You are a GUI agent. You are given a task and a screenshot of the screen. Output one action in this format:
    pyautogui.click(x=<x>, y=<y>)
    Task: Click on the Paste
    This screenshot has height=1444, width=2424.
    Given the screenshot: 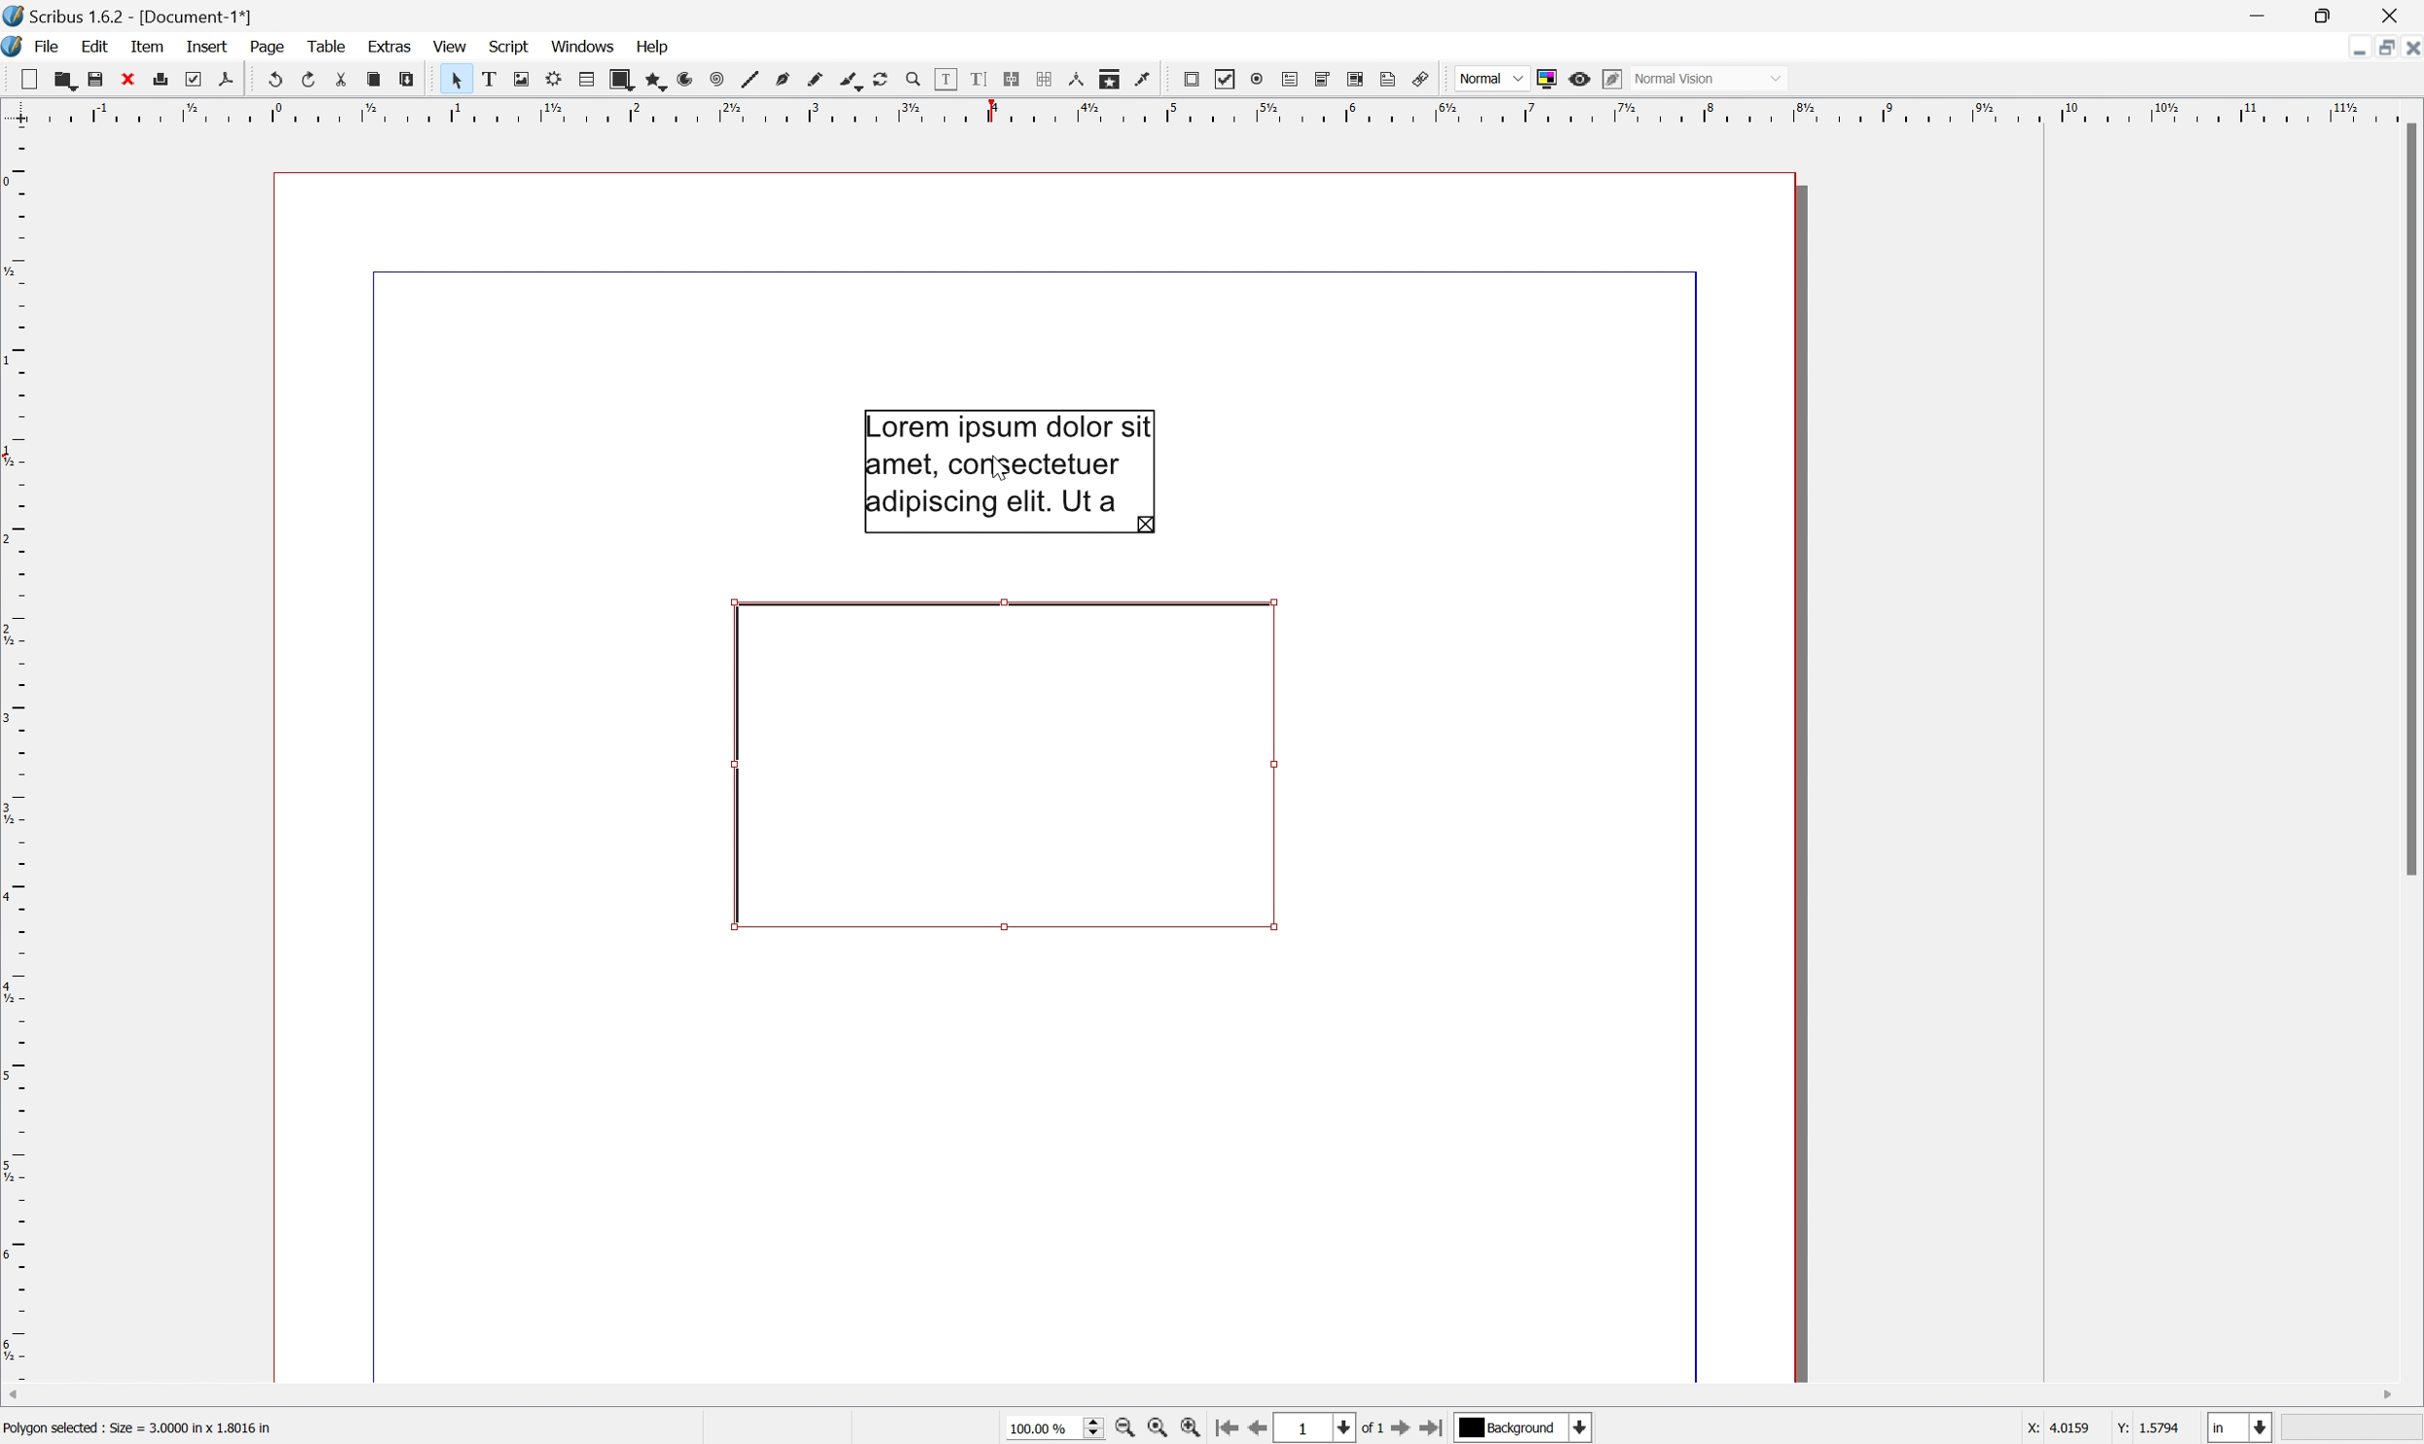 What is the action you would take?
    pyautogui.click(x=408, y=80)
    